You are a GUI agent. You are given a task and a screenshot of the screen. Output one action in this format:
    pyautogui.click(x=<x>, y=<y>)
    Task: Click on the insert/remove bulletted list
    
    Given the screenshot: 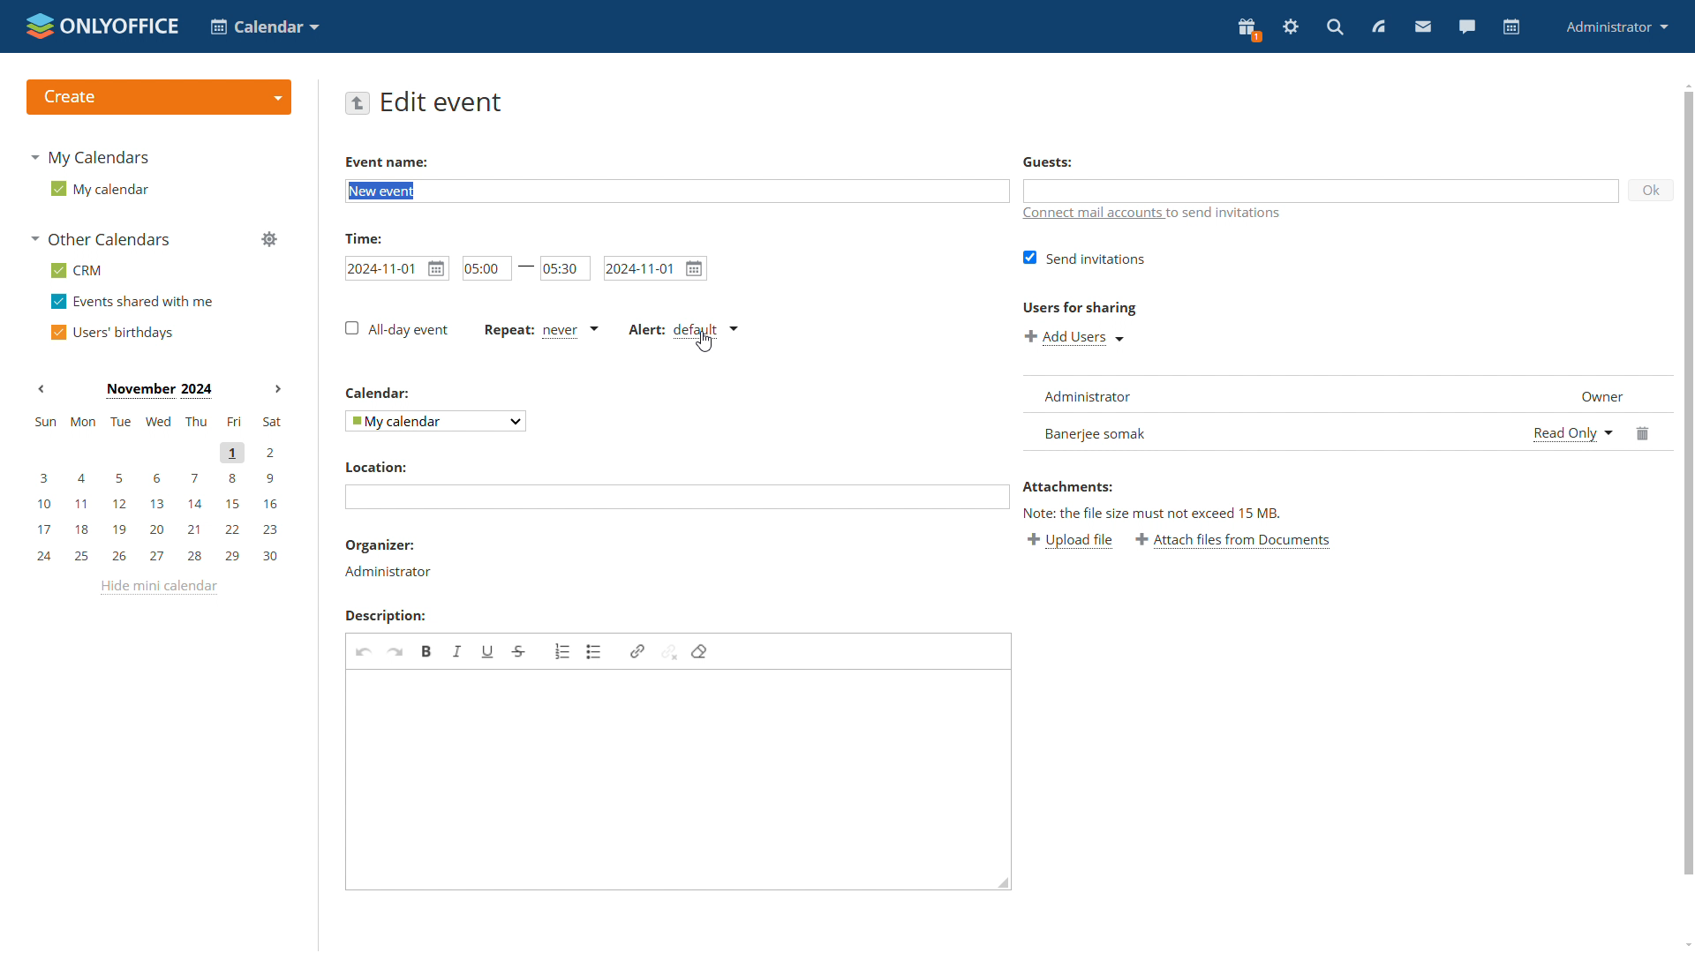 What is the action you would take?
    pyautogui.click(x=596, y=652)
    